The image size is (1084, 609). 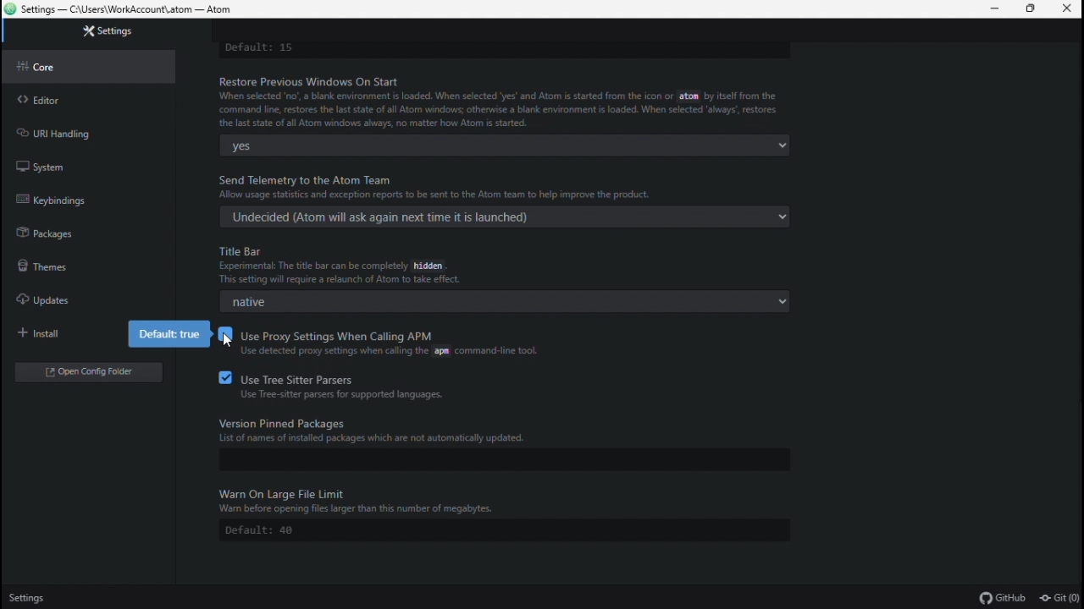 What do you see at coordinates (513, 498) in the screenshot?
I see `warn on large file limit` at bounding box center [513, 498].